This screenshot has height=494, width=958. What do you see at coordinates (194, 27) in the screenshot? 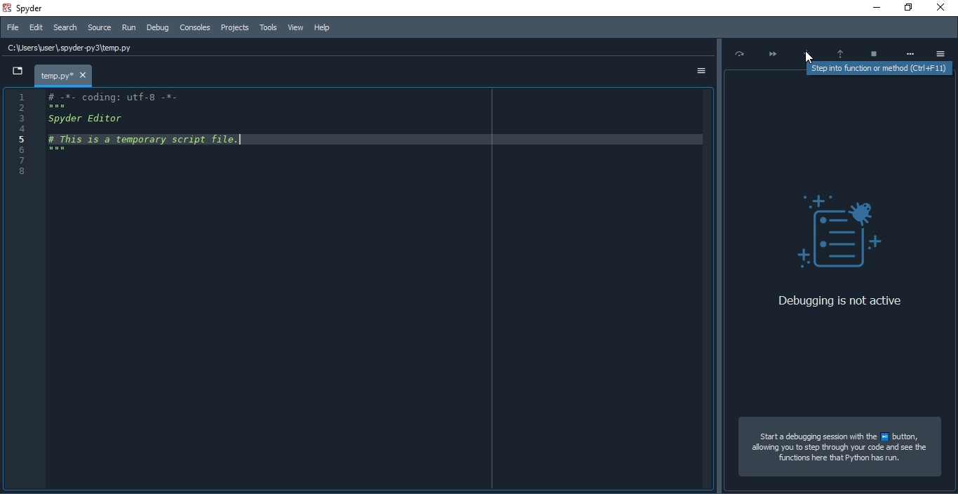
I see `Consoles` at bounding box center [194, 27].